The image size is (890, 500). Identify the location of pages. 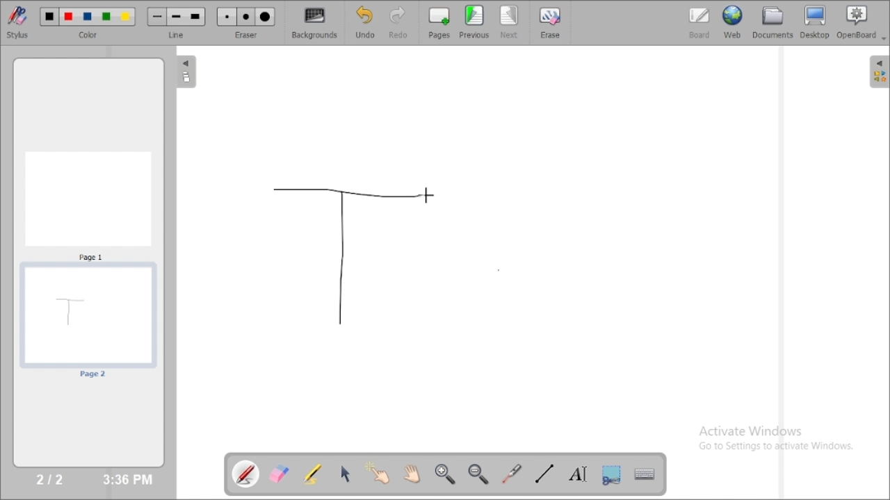
(439, 22).